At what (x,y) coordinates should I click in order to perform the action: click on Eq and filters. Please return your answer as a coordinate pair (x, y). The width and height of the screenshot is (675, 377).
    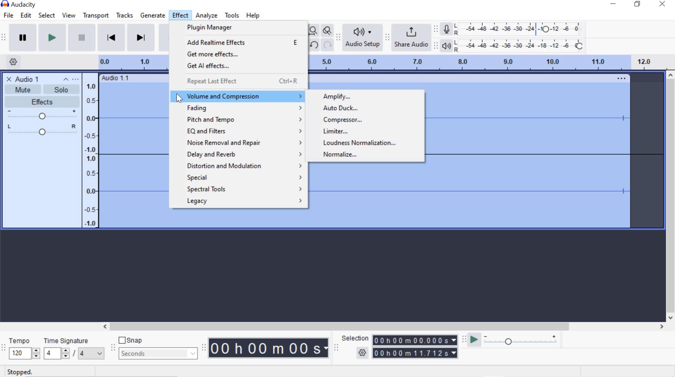
    Looking at the image, I should click on (245, 131).